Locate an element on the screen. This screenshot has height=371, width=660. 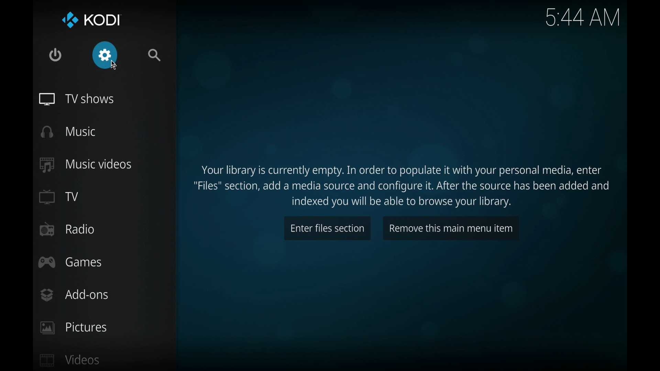
tv shows is located at coordinates (76, 99).